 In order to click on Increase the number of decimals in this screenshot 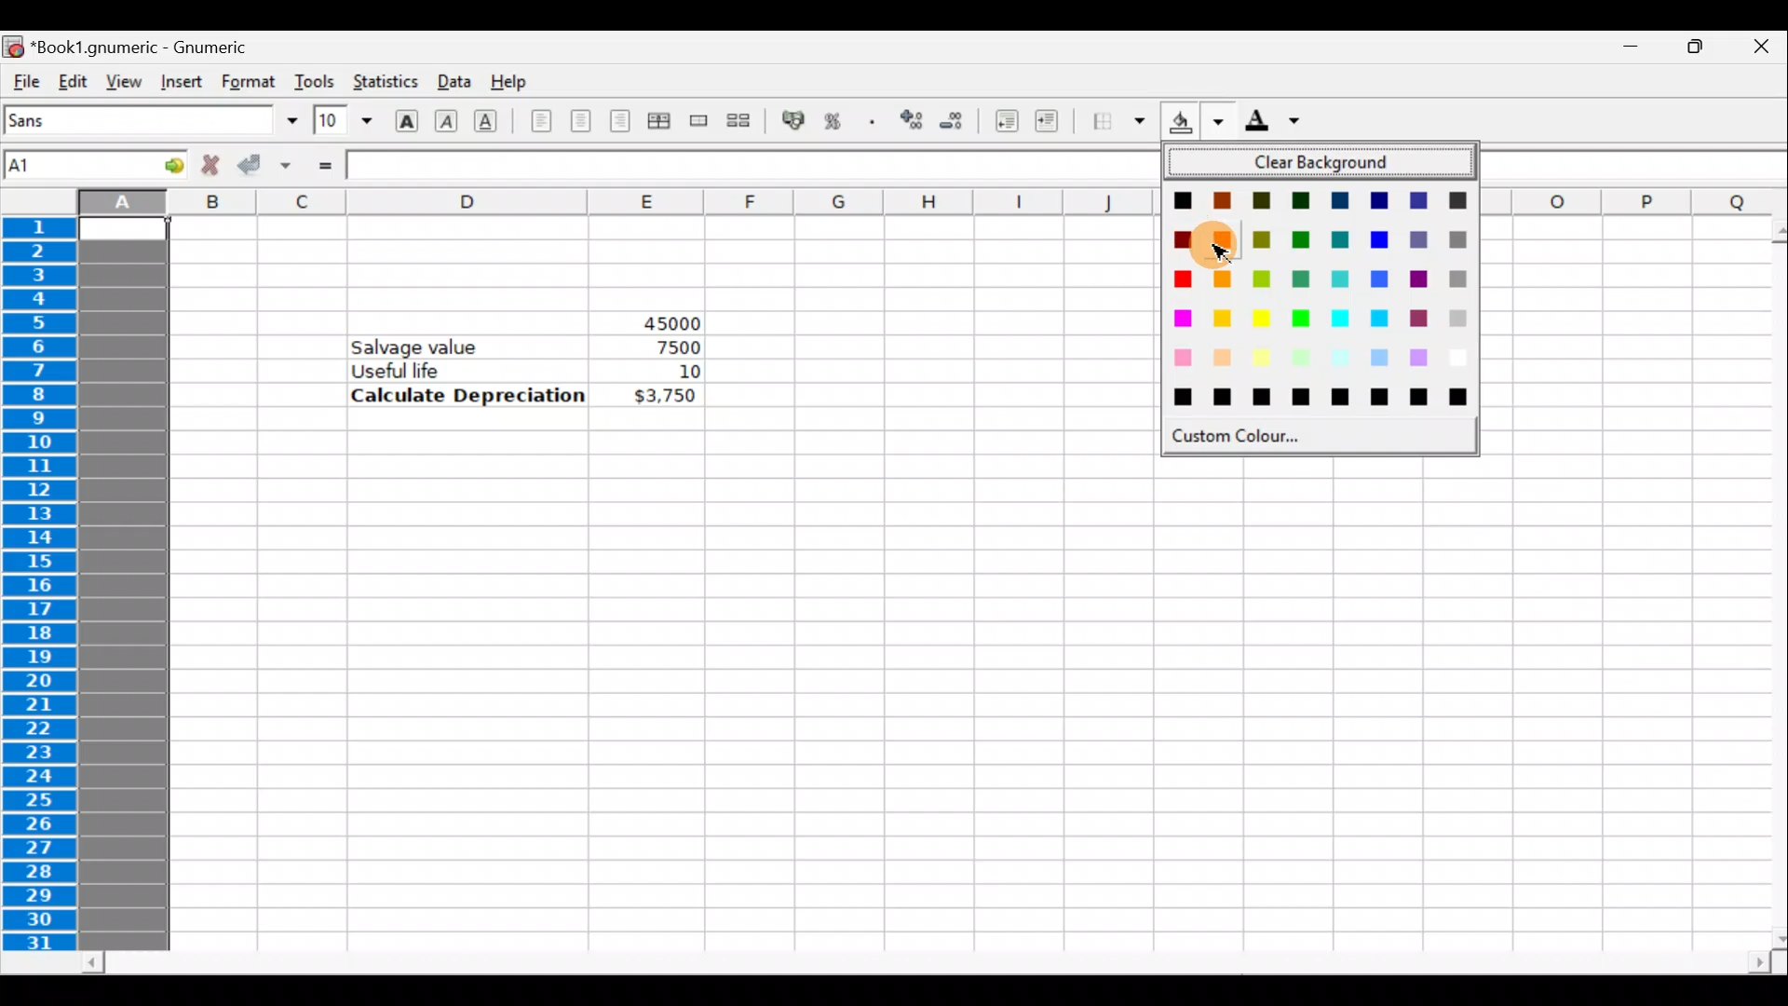, I will do `click(910, 121)`.